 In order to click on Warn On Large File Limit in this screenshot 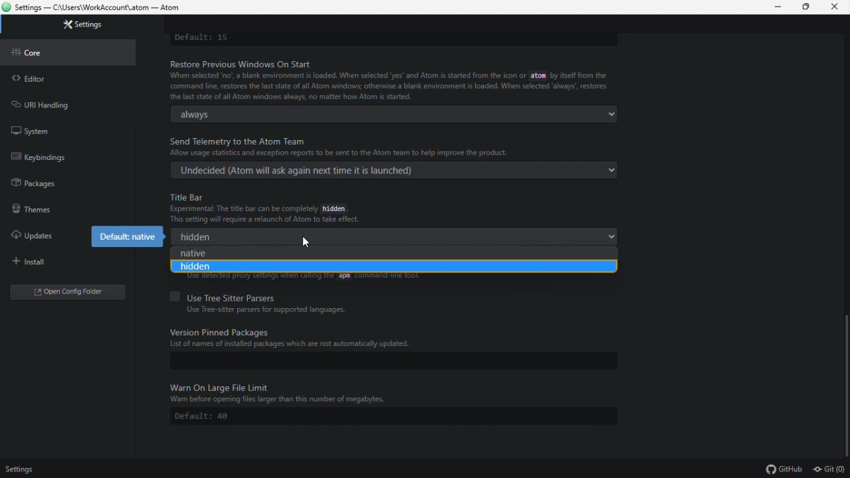, I will do `click(222, 386)`.